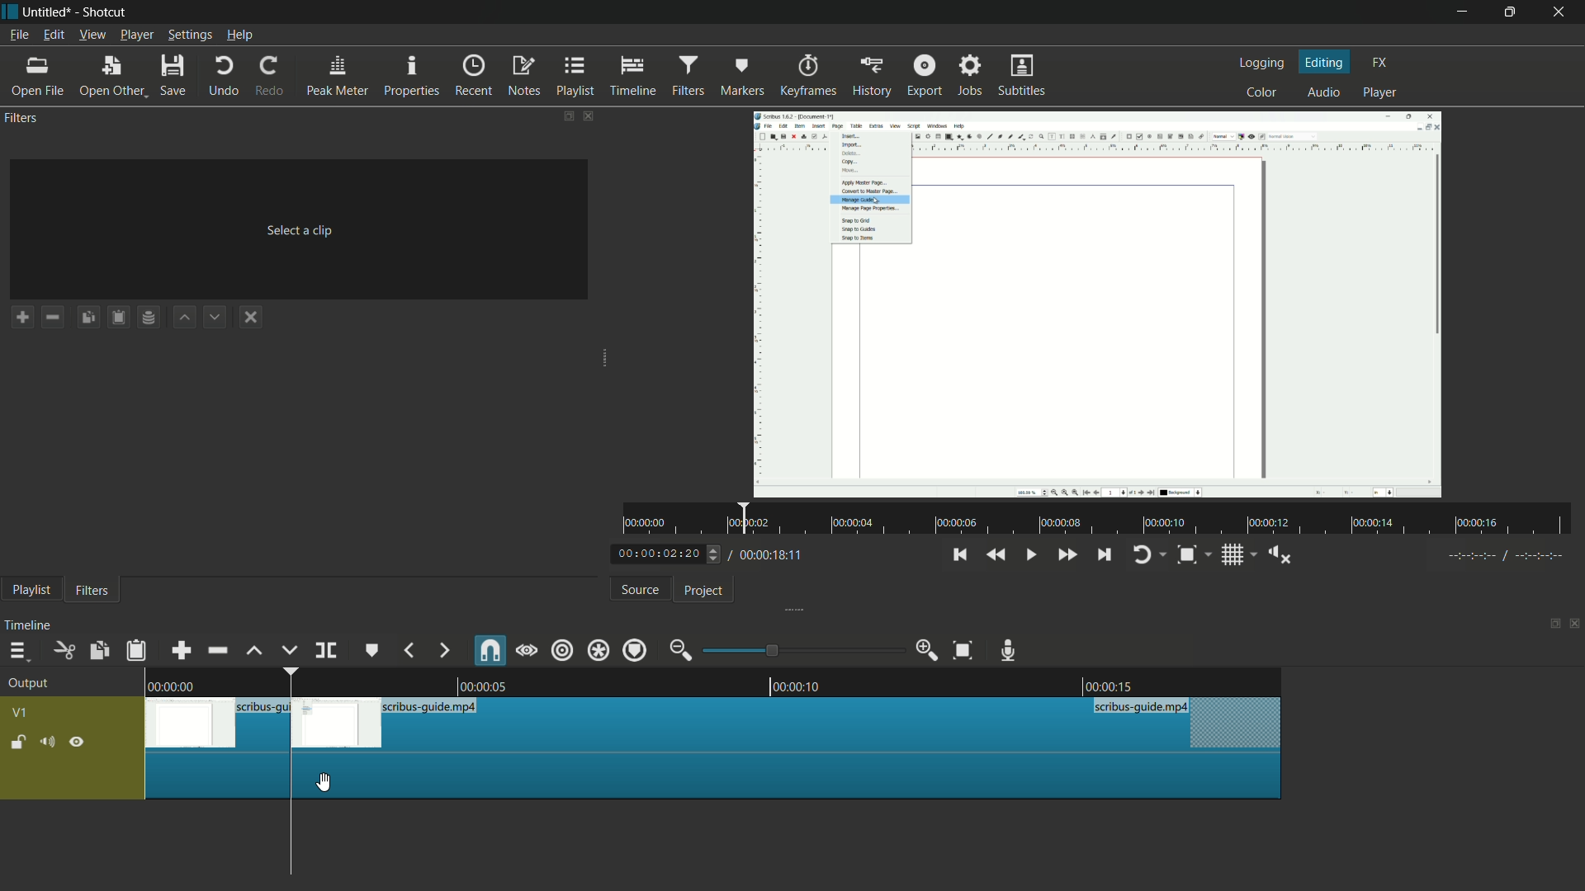 The height and width of the screenshot is (891, 1585). I want to click on toggle player looping, so click(1143, 555).